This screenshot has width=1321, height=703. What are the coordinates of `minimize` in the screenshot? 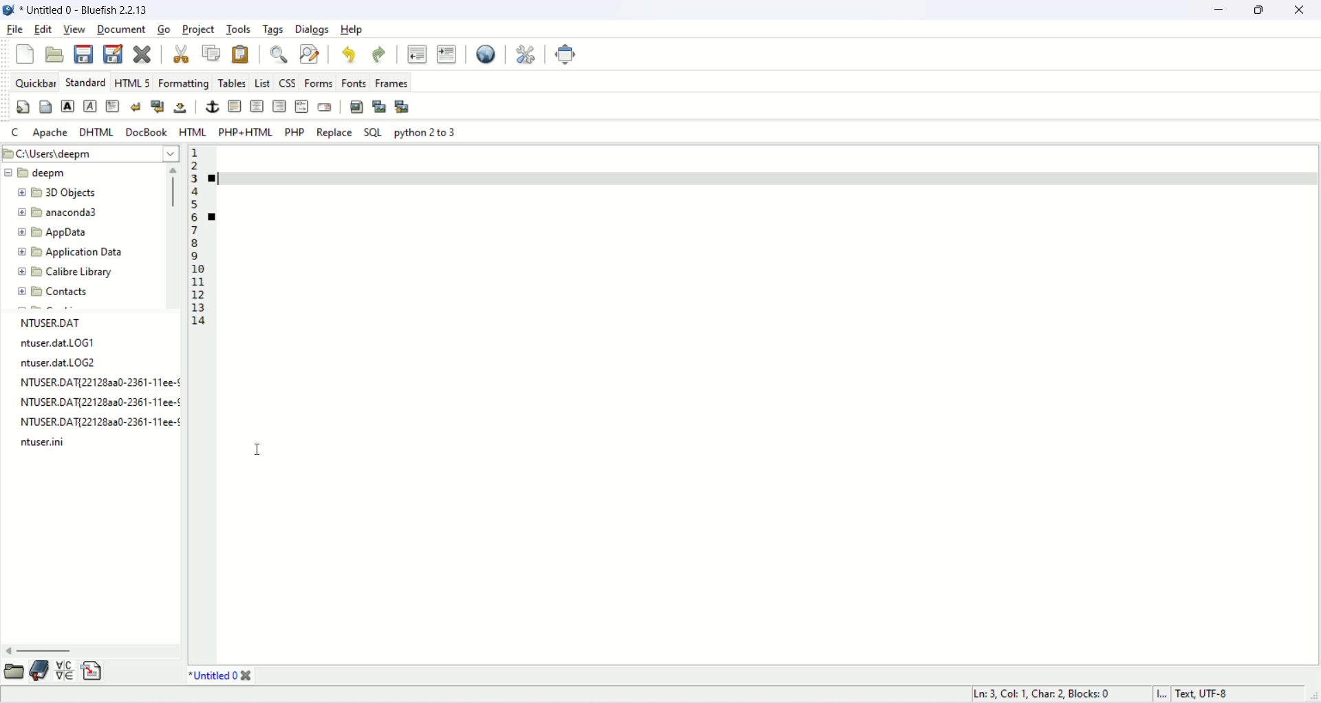 It's located at (1220, 10).